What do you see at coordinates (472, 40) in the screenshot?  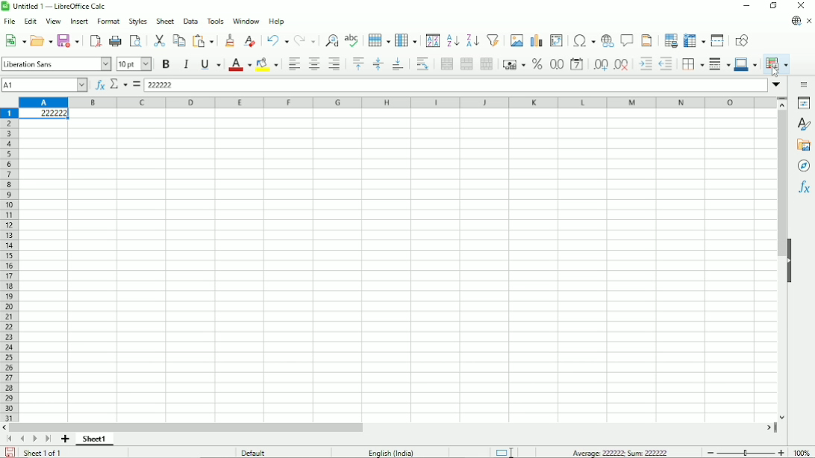 I see `Sort descending` at bounding box center [472, 40].